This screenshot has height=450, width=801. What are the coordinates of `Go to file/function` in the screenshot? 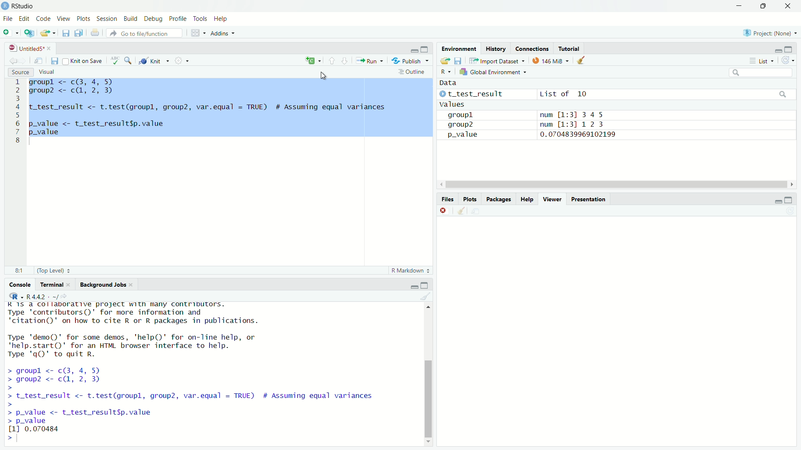 It's located at (146, 33).